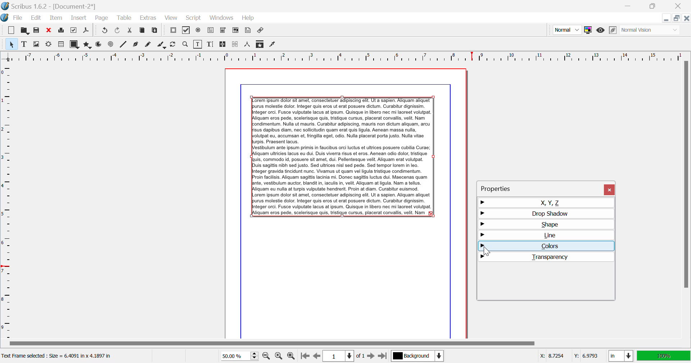 This screenshot has width=691, height=363. Describe the element at coordinates (155, 31) in the screenshot. I see `Paste` at that location.